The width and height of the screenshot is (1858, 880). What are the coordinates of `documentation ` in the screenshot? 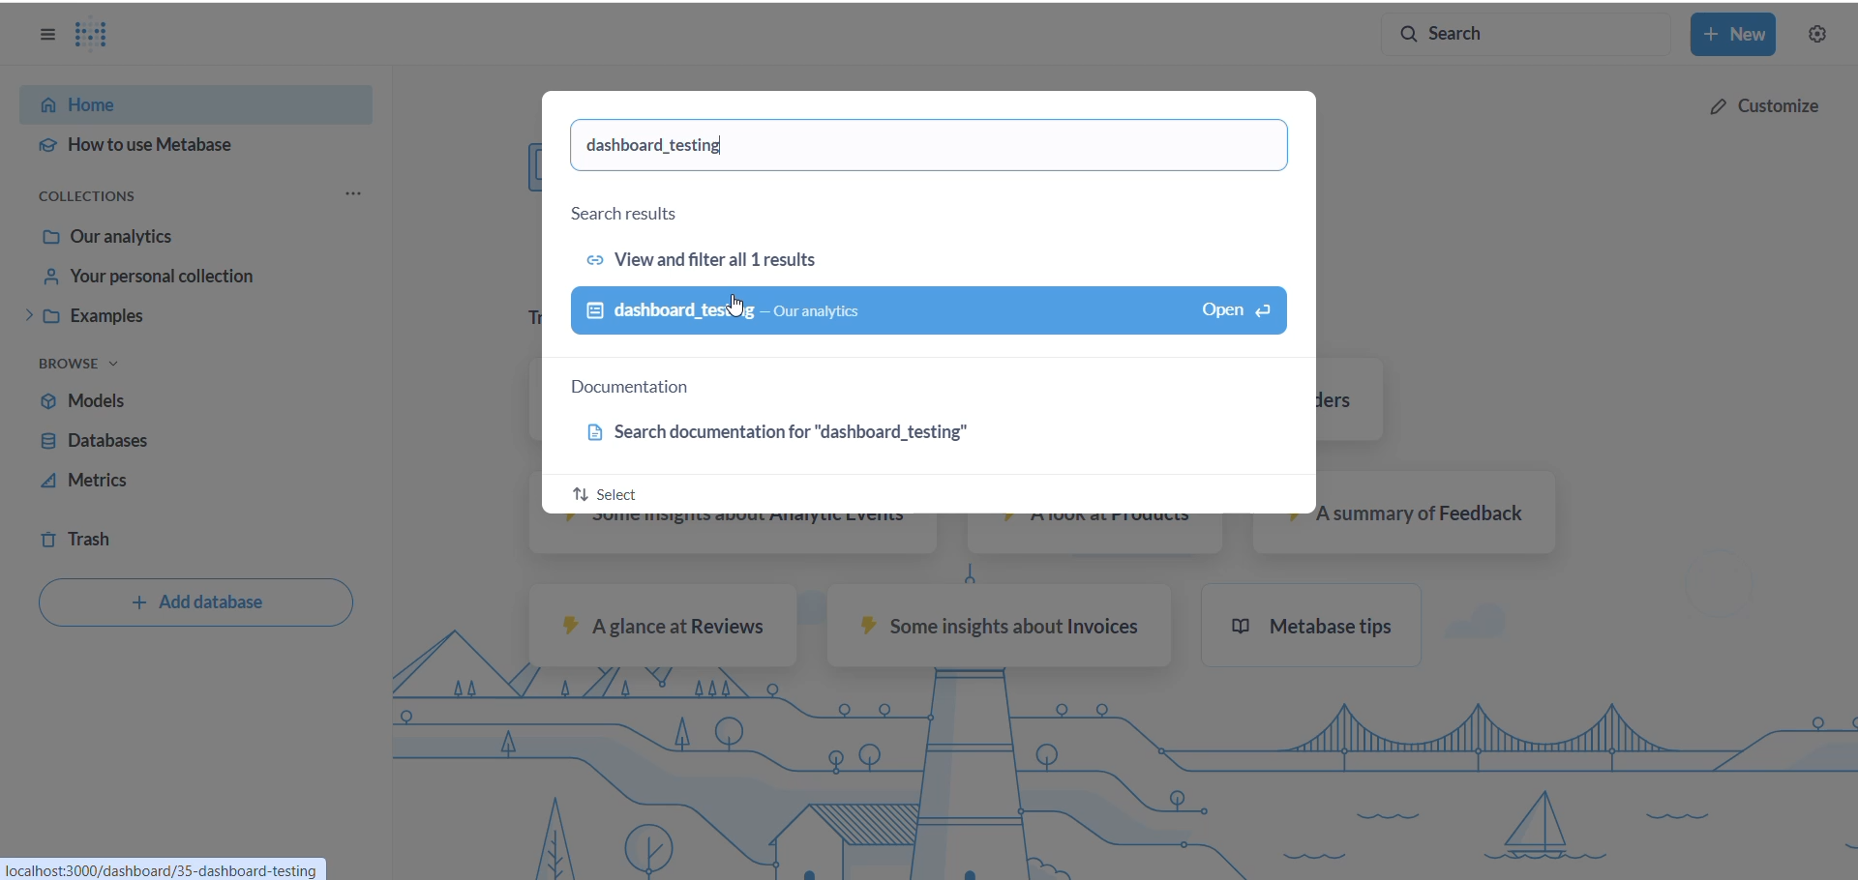 It's located at (645, 389).